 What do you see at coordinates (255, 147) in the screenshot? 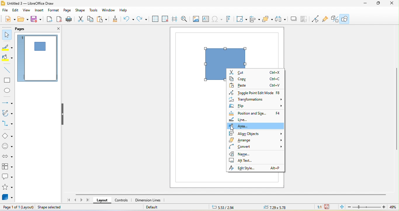
I see `convert` at bounding box center [255, 147].